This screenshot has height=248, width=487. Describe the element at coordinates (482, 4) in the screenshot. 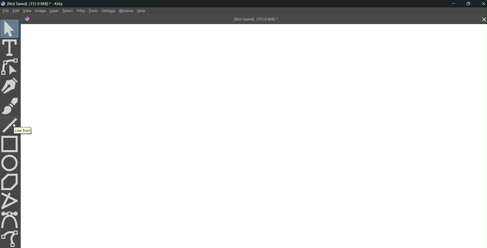

I see `Close` at that location.